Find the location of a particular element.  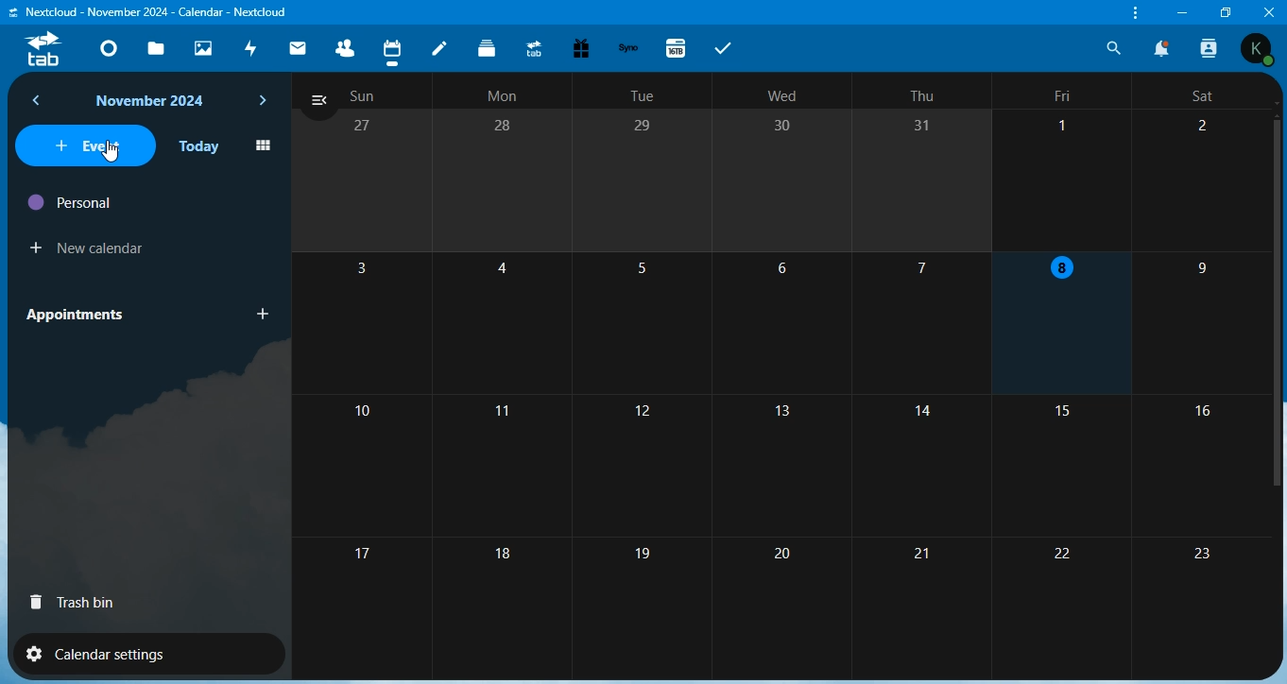

add is located at coordinates (259, 316).